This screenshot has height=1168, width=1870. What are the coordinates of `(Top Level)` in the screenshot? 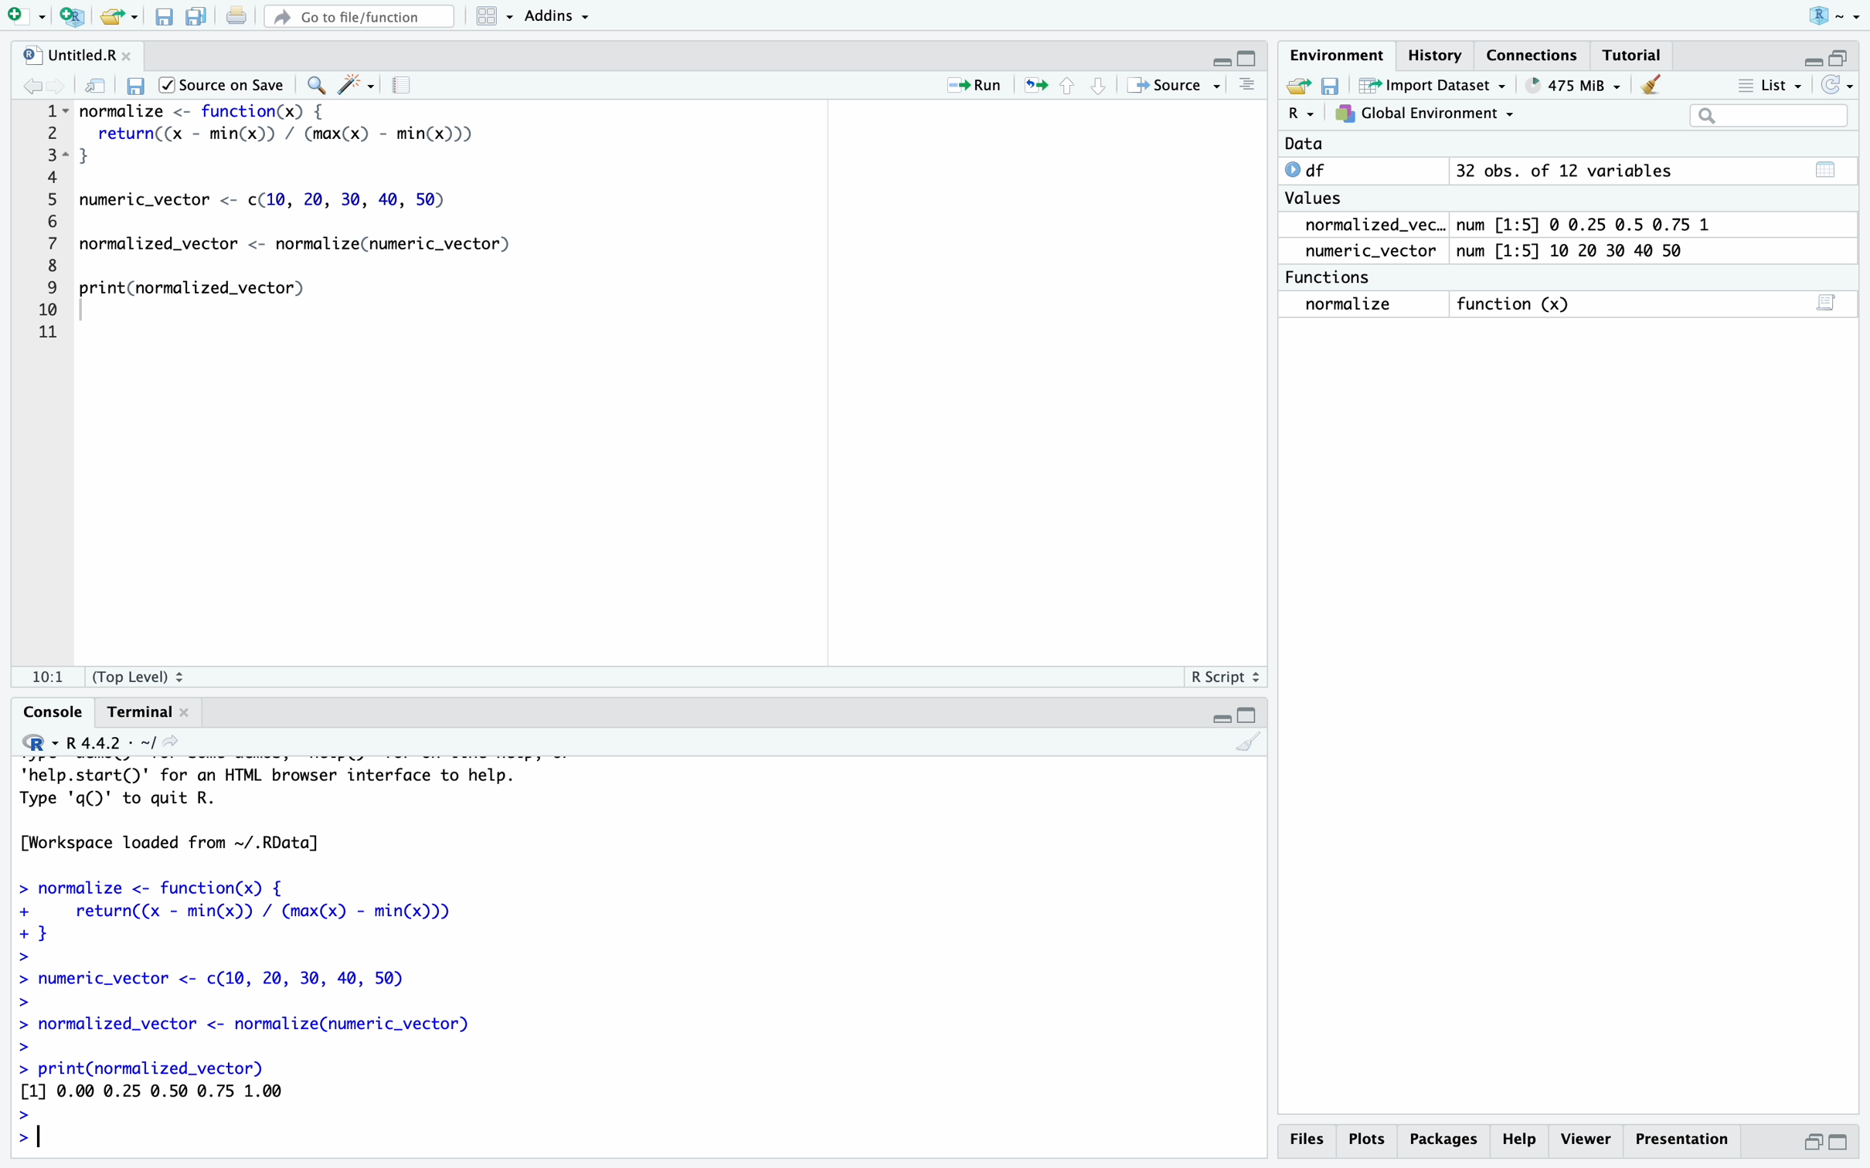 It's located at (145, 674).